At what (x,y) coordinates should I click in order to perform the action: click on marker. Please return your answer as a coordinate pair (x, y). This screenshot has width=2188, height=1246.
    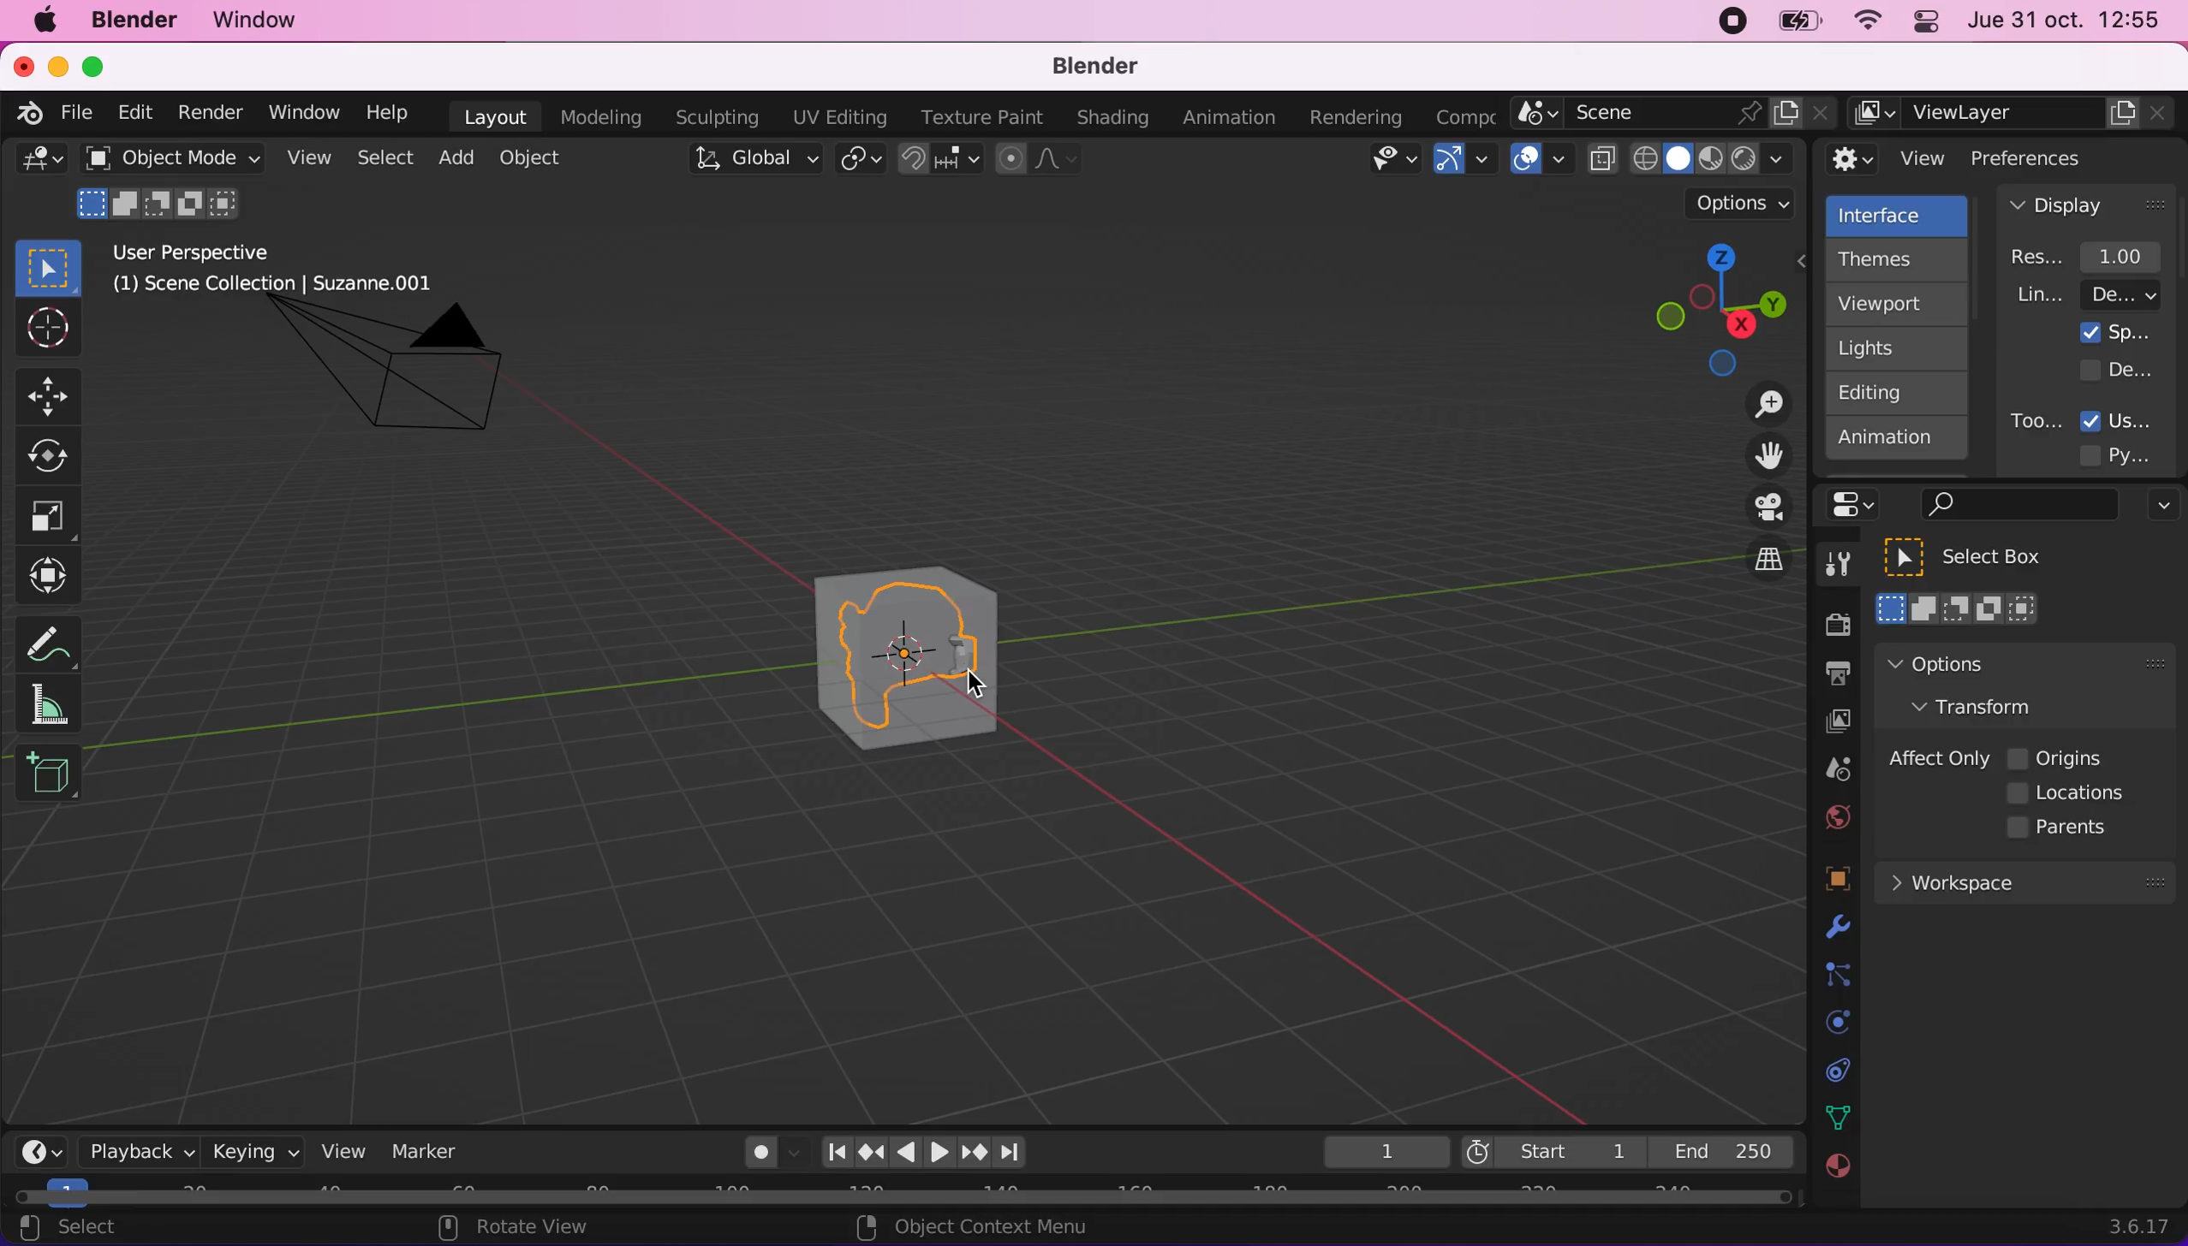
    Looking at the image, I should click on (426, 1151).